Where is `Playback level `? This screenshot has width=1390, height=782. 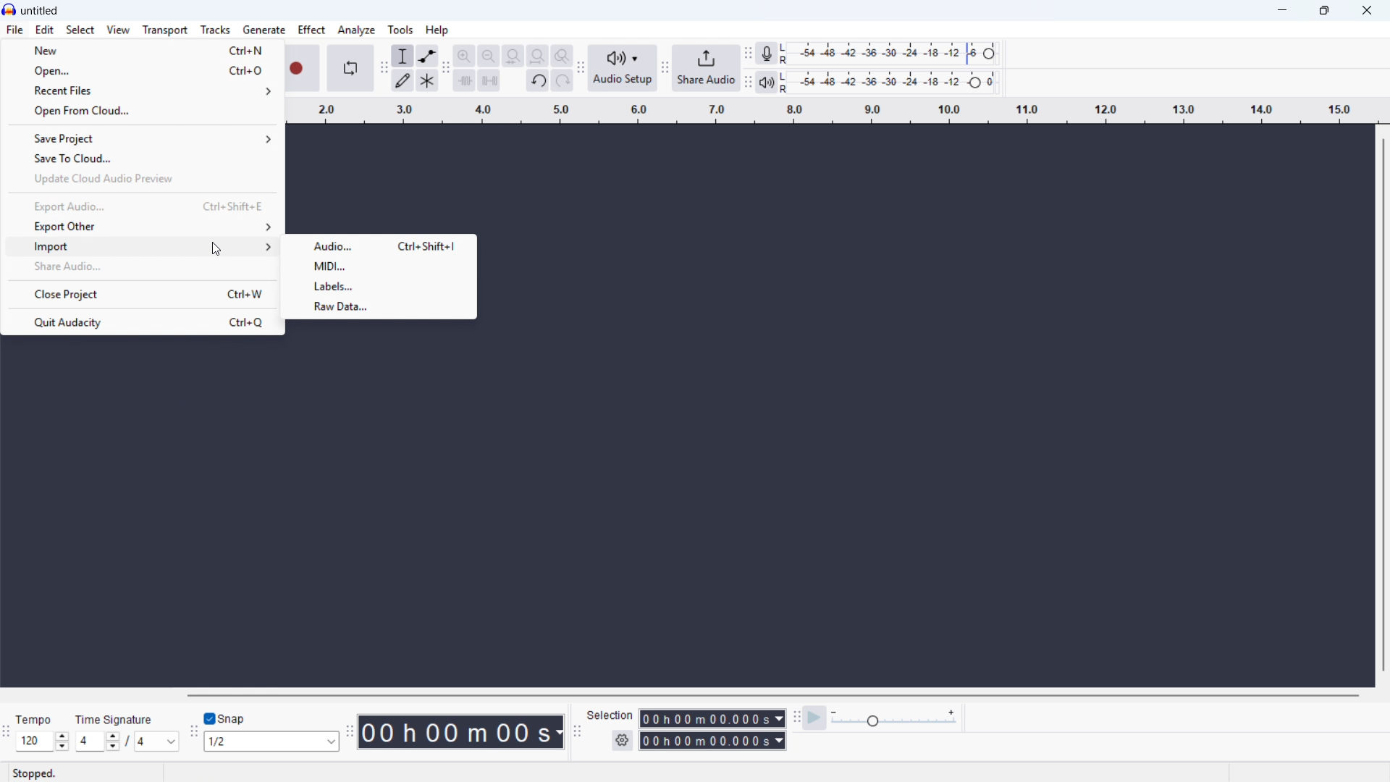
Playback level  is located at coordinates (892, 83).